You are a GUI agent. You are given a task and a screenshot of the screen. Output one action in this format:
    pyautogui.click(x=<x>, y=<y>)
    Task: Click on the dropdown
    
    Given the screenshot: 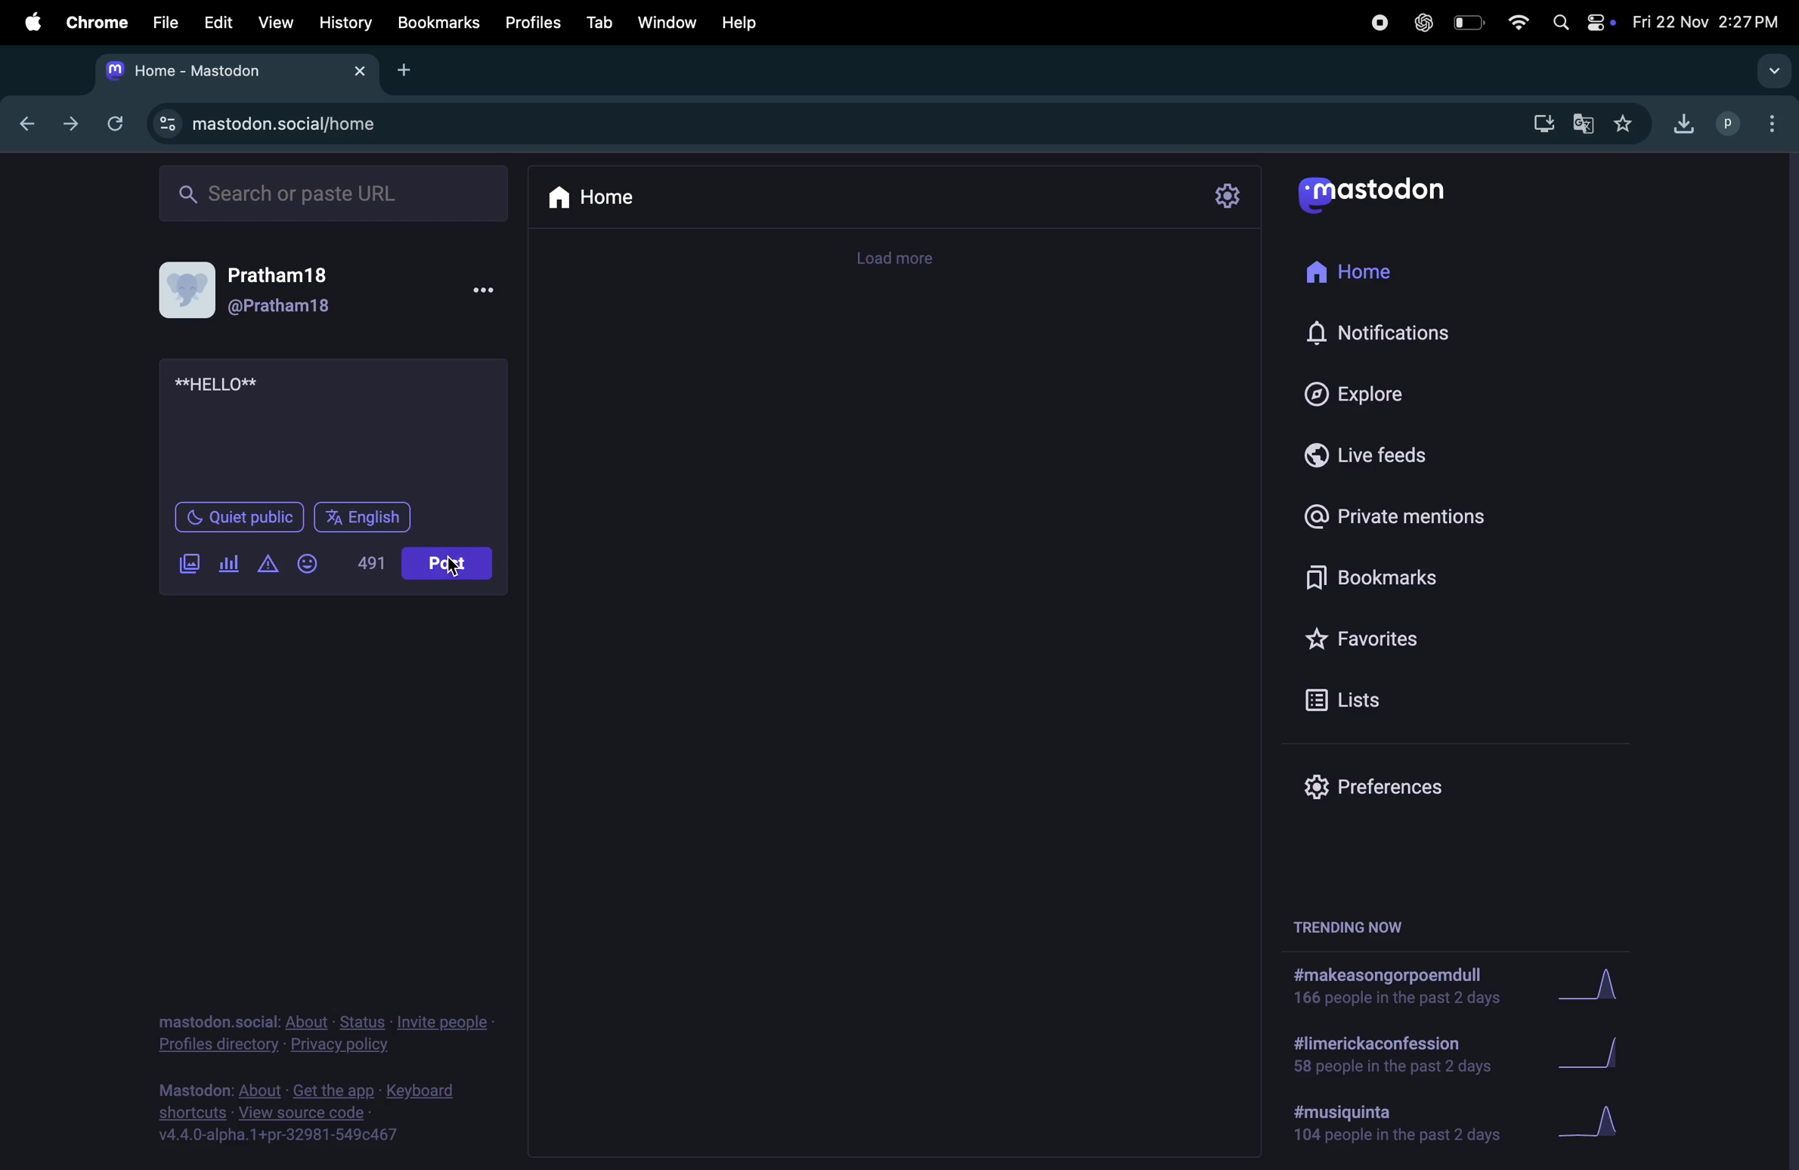 What is the action you would take?
    pyautogui.click(x=1760, y=71)
    